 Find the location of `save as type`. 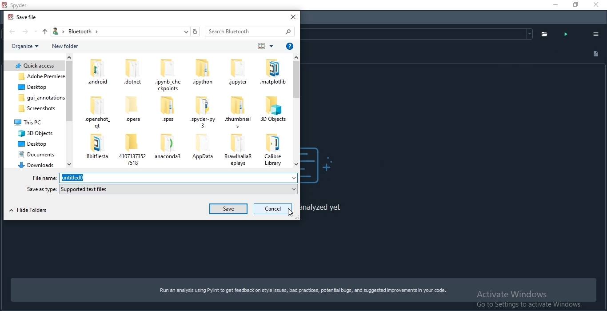

save as type is located at coordinates (160, 190).